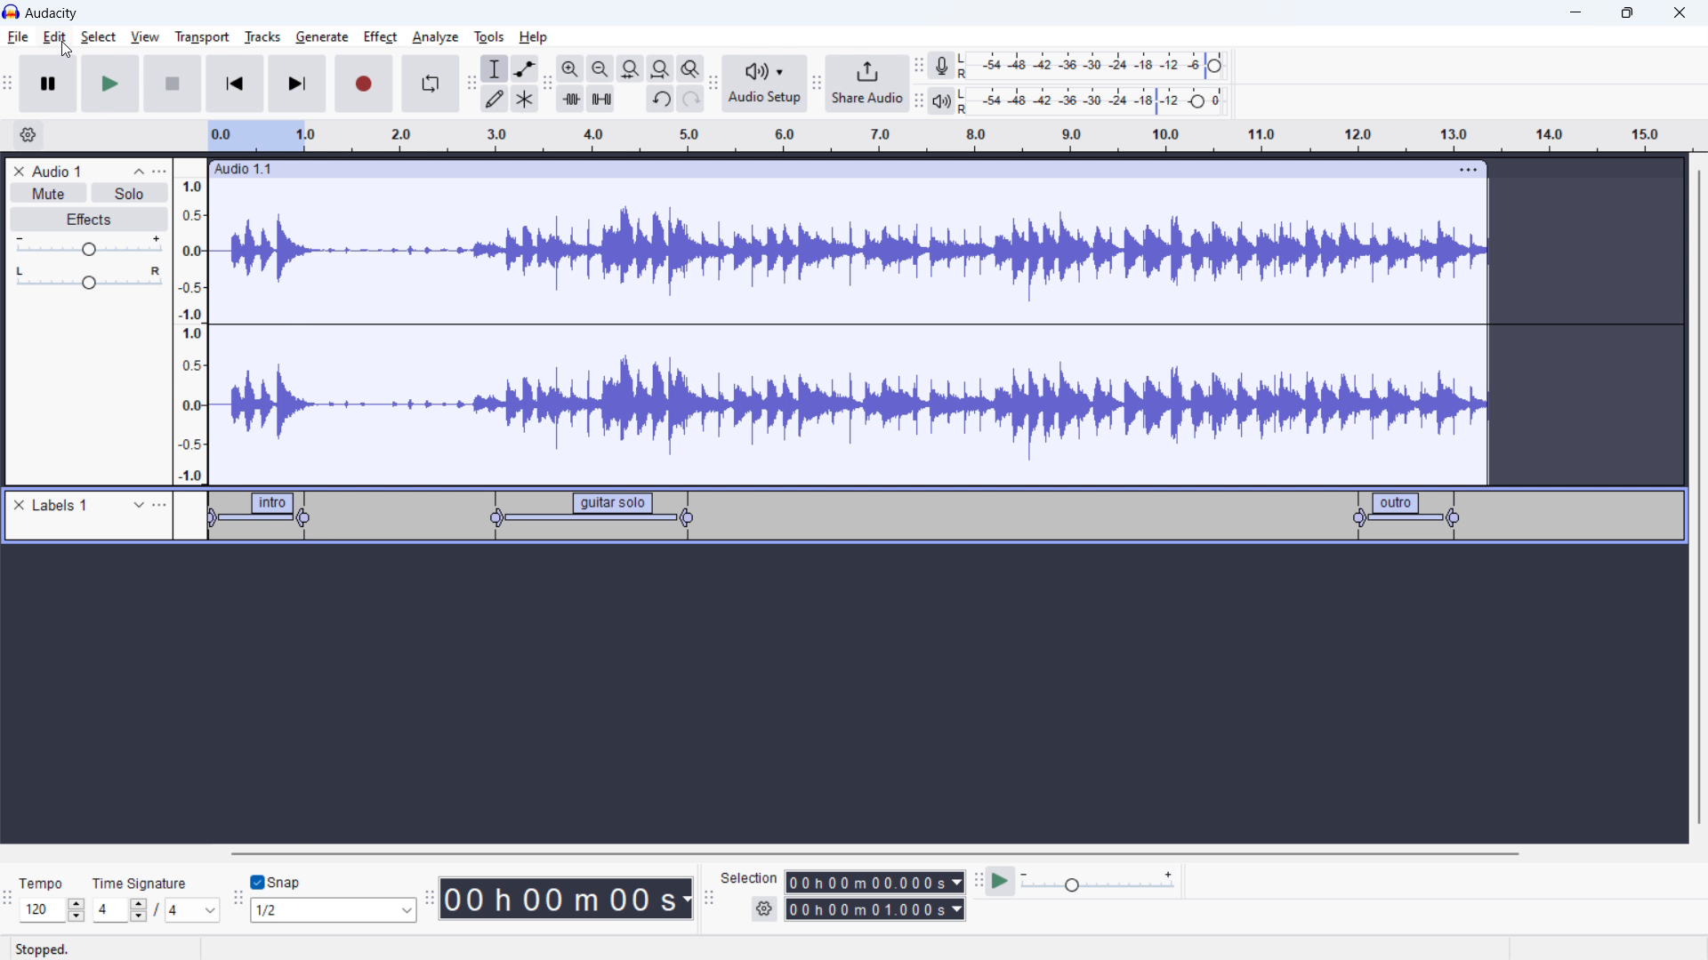 This screenshot has width=1708, height=960. What do you see at coordinates (1000, 880) in the screenshot?
I see `play at speed` at bounding box center [1000, 880].